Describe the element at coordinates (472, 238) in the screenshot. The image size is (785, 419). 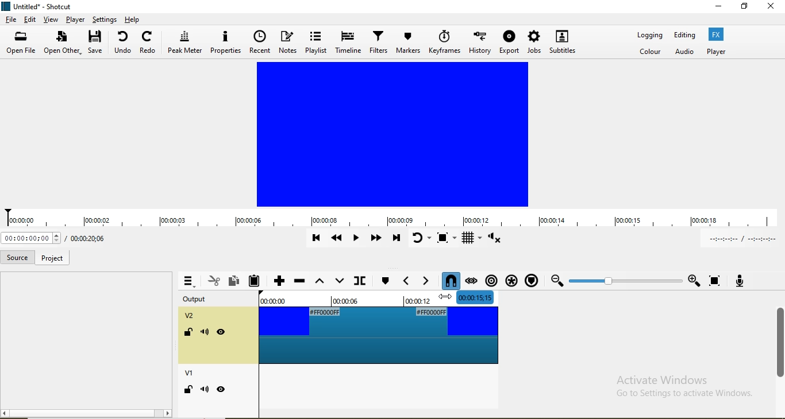
I see `Toggle grid display ` at that location.